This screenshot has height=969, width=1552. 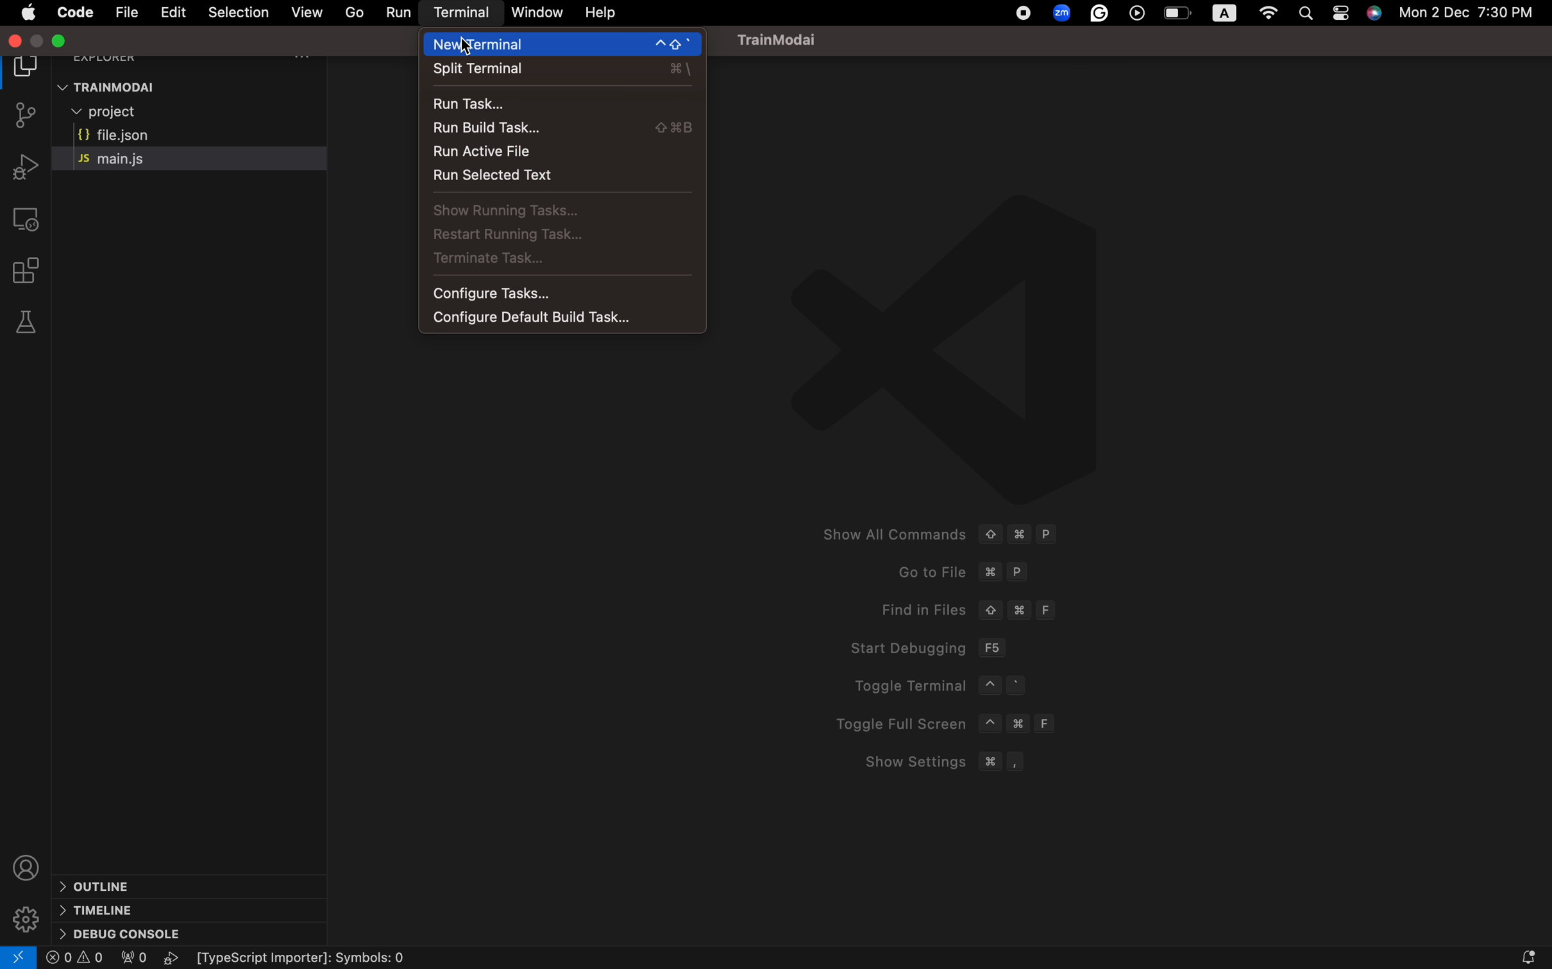 What do you see at coordinates (138, 158) in the screenshot?
I see `main js` at bounding box center [138, 158].